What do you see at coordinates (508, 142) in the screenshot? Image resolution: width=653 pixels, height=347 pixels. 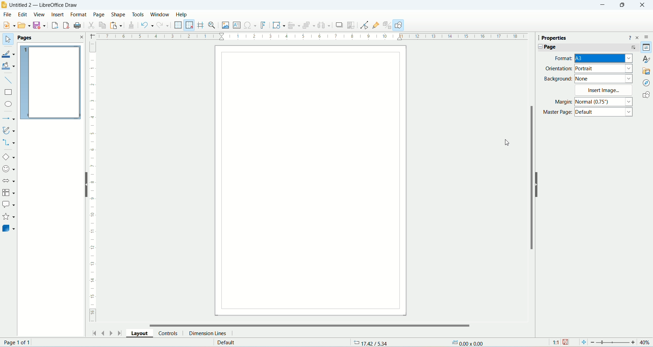 I see `Cursor` at bounding box center [508, 142].